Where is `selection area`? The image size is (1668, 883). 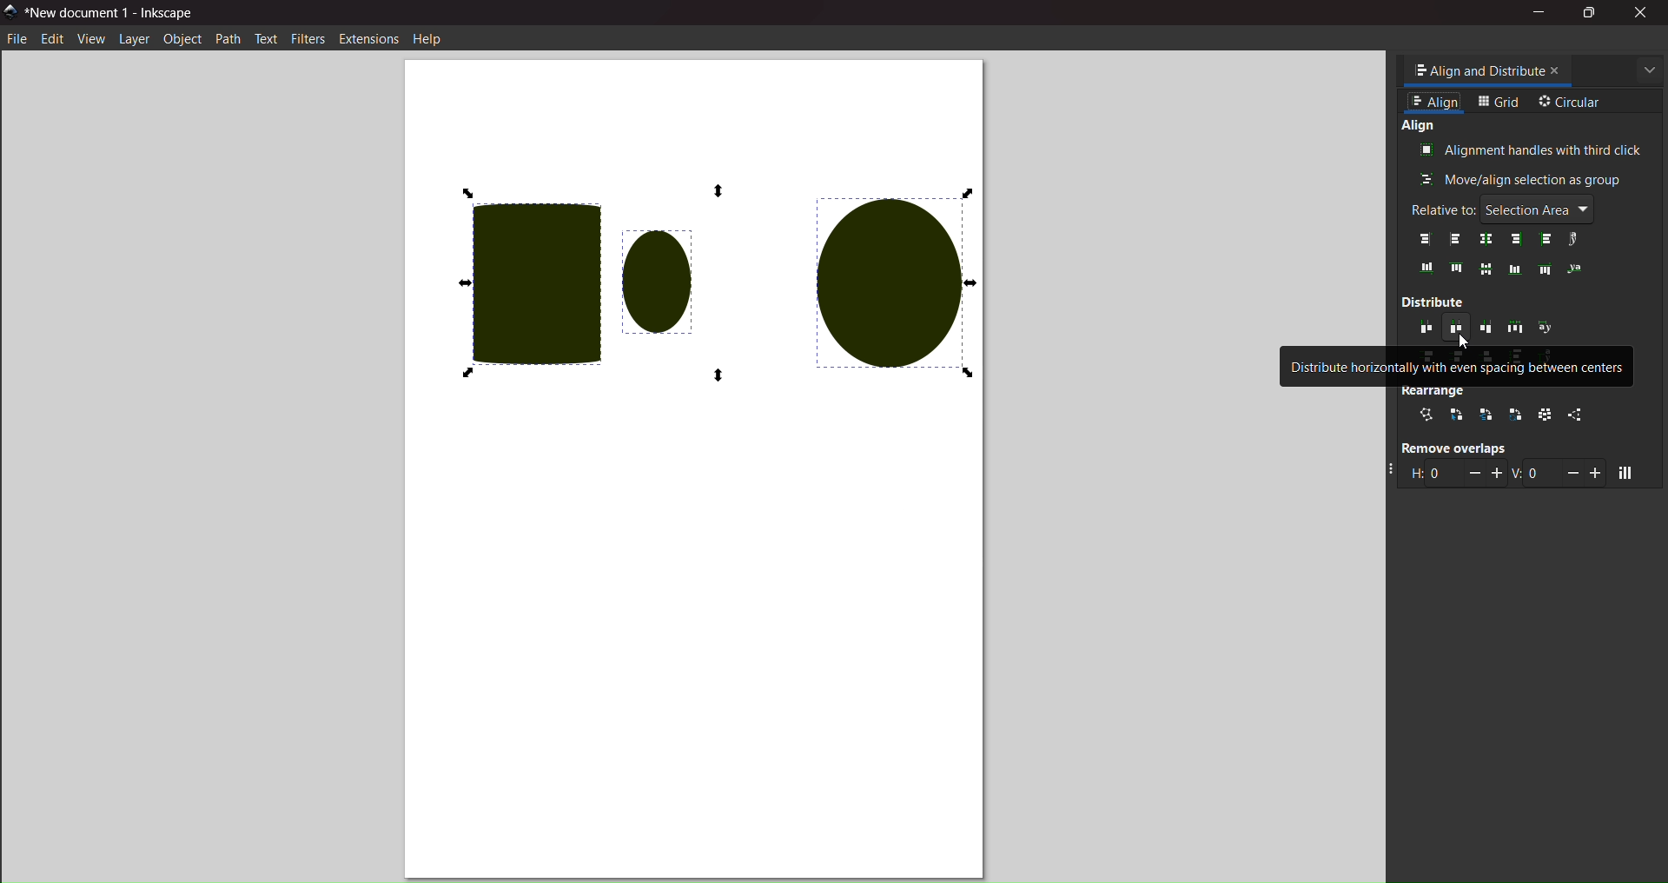 selection area is located at coordinates (1541, 208).